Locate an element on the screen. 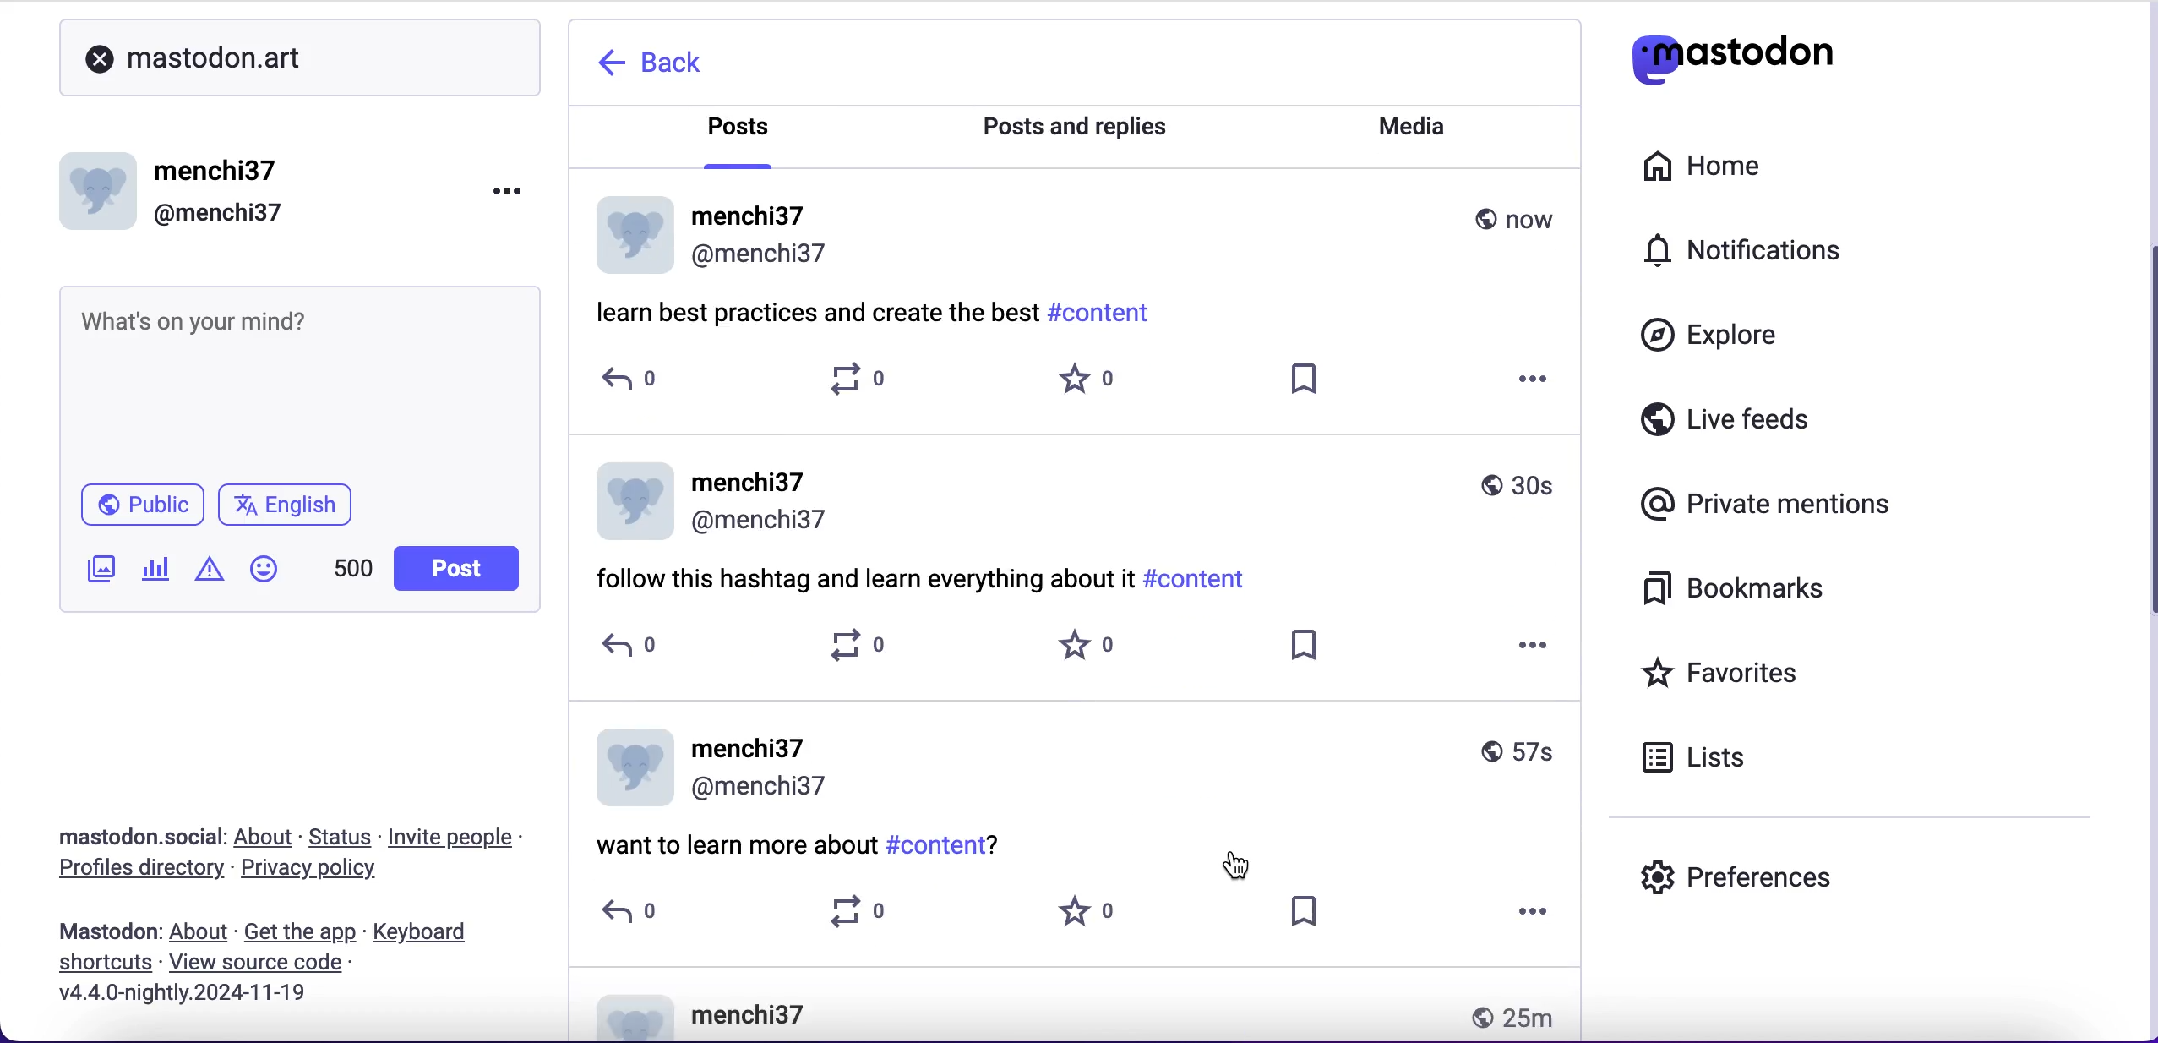  invite people is located at coordinates (468, 837).